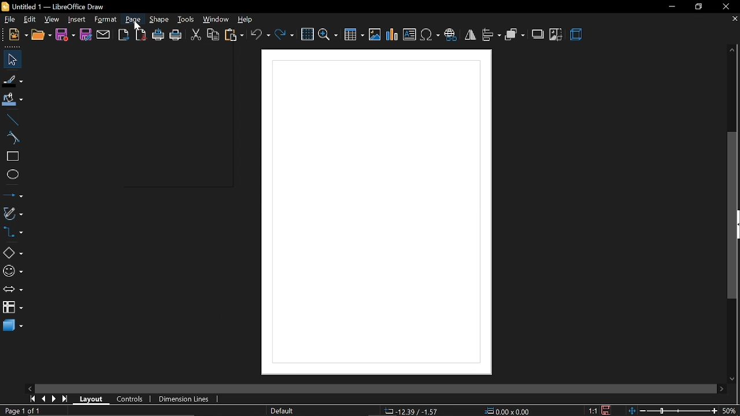 The image size is (740, 416). What do you see at coordinates (133, 20) in the screenshot?
I see `page` at bounding box center [133, 20].